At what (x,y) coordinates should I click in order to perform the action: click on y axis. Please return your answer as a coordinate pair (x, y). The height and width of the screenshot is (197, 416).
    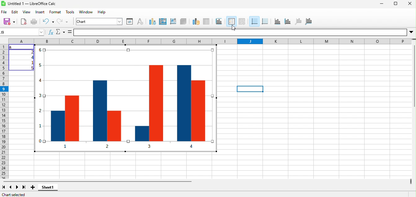
    Looking at the image, I should click on (288, 22).